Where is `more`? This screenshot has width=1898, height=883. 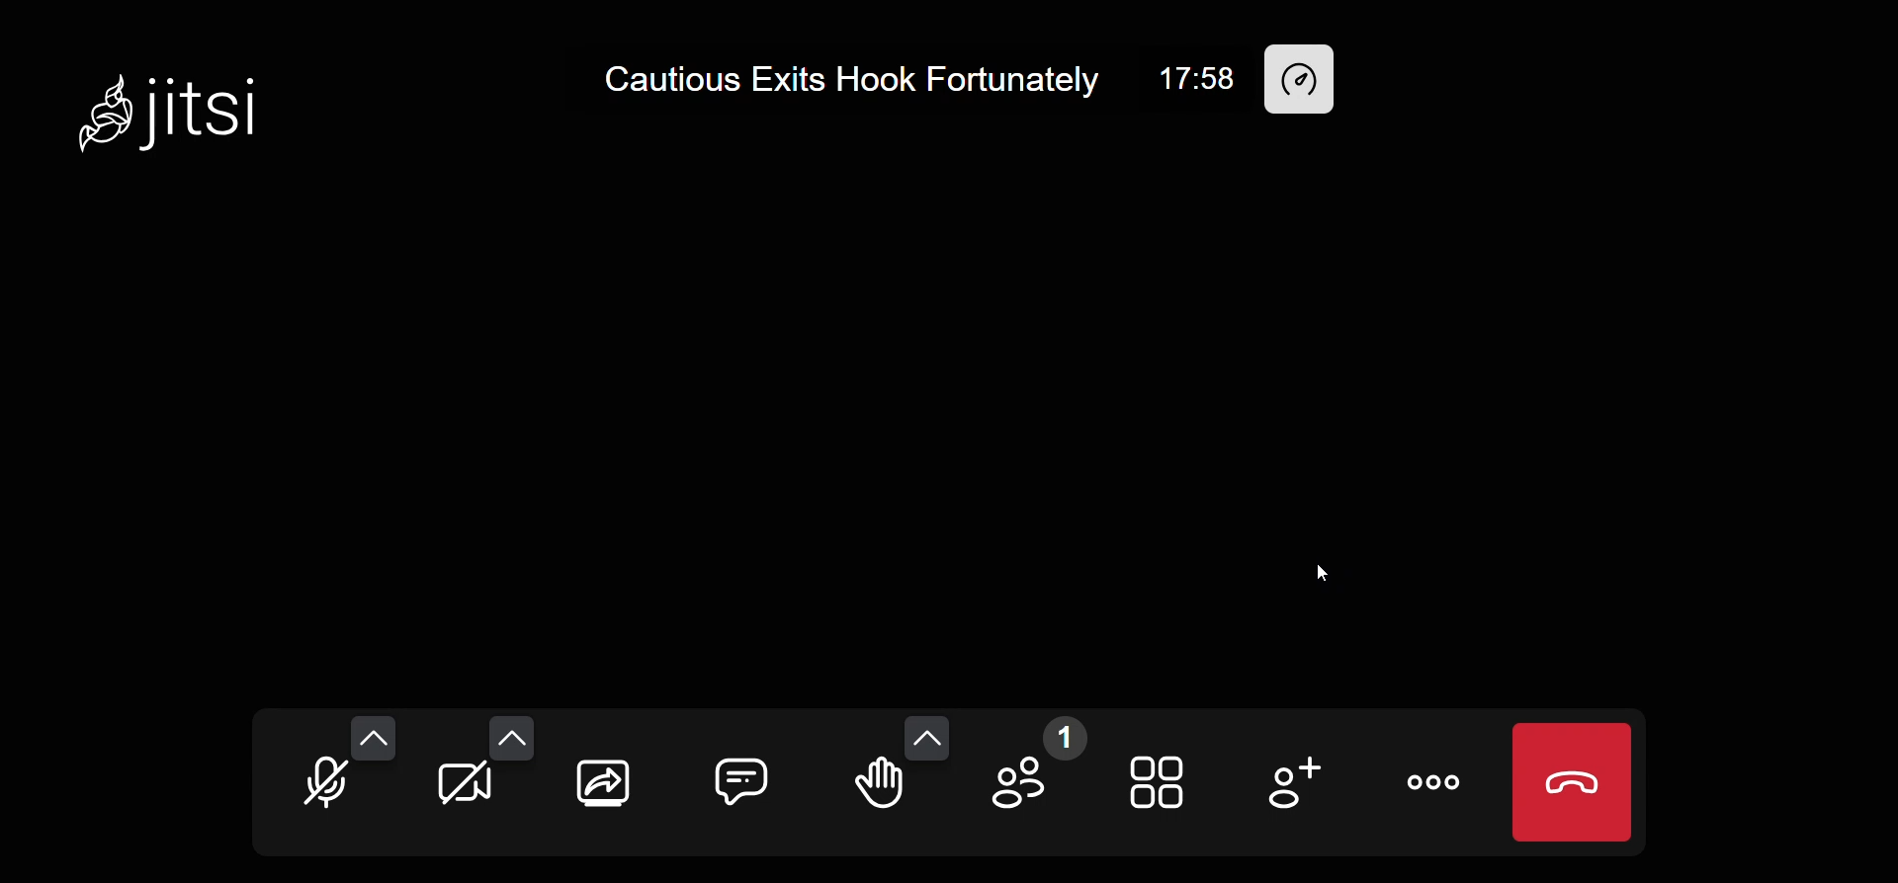 more is located at coordinates (1437, 786).